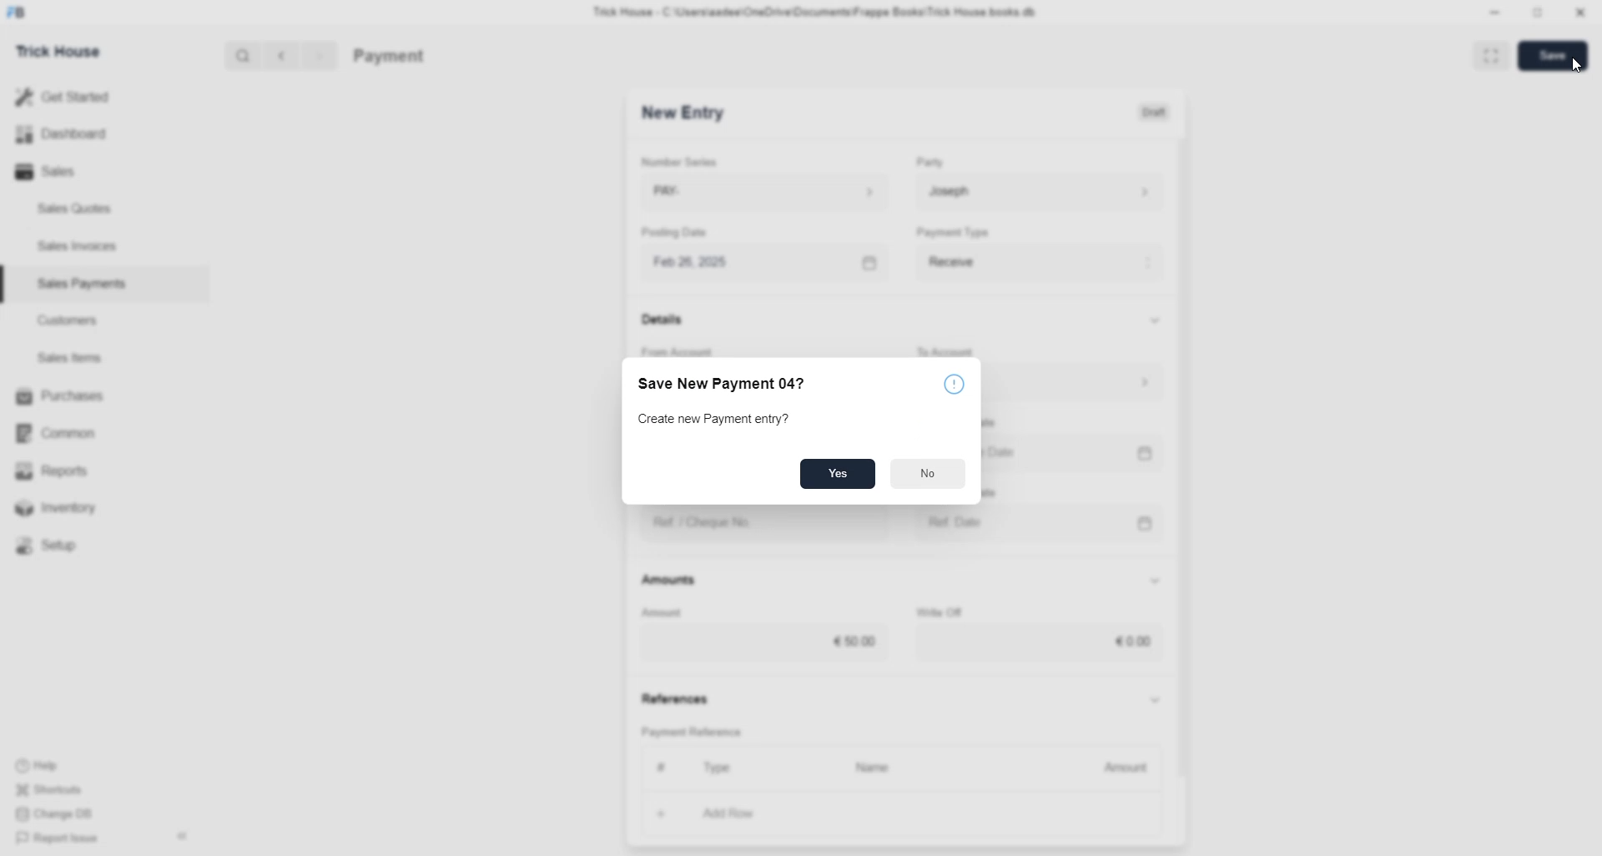 This screenshot has height=856, width=1602. What do you see at coordinates (320, 57) in the screenshot?
I see `Forward` at bounding box center [320, 57].